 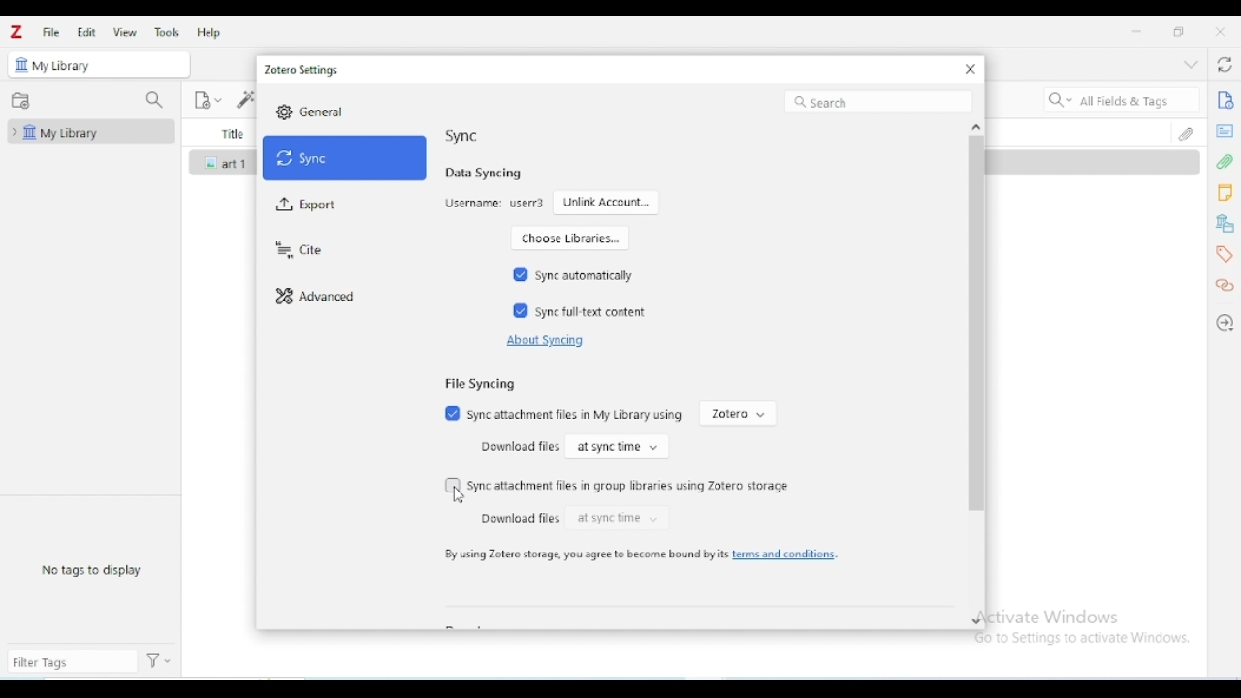 I want to click on my library, so click(x=88, y=132).